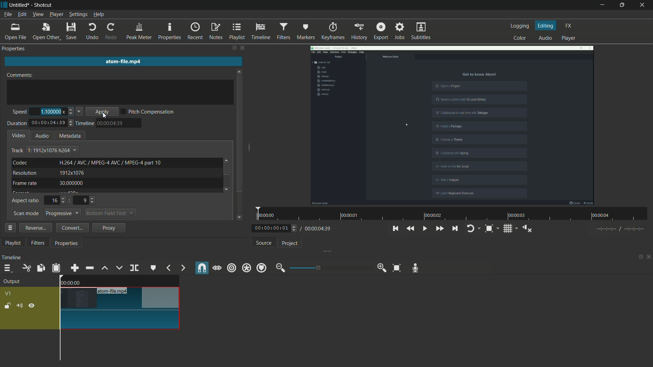 Image resolution: width=653 pixels, height=367 pixels. Describe the element at coordinates (283, 31) in the screenshot. I see `filters` at that location.